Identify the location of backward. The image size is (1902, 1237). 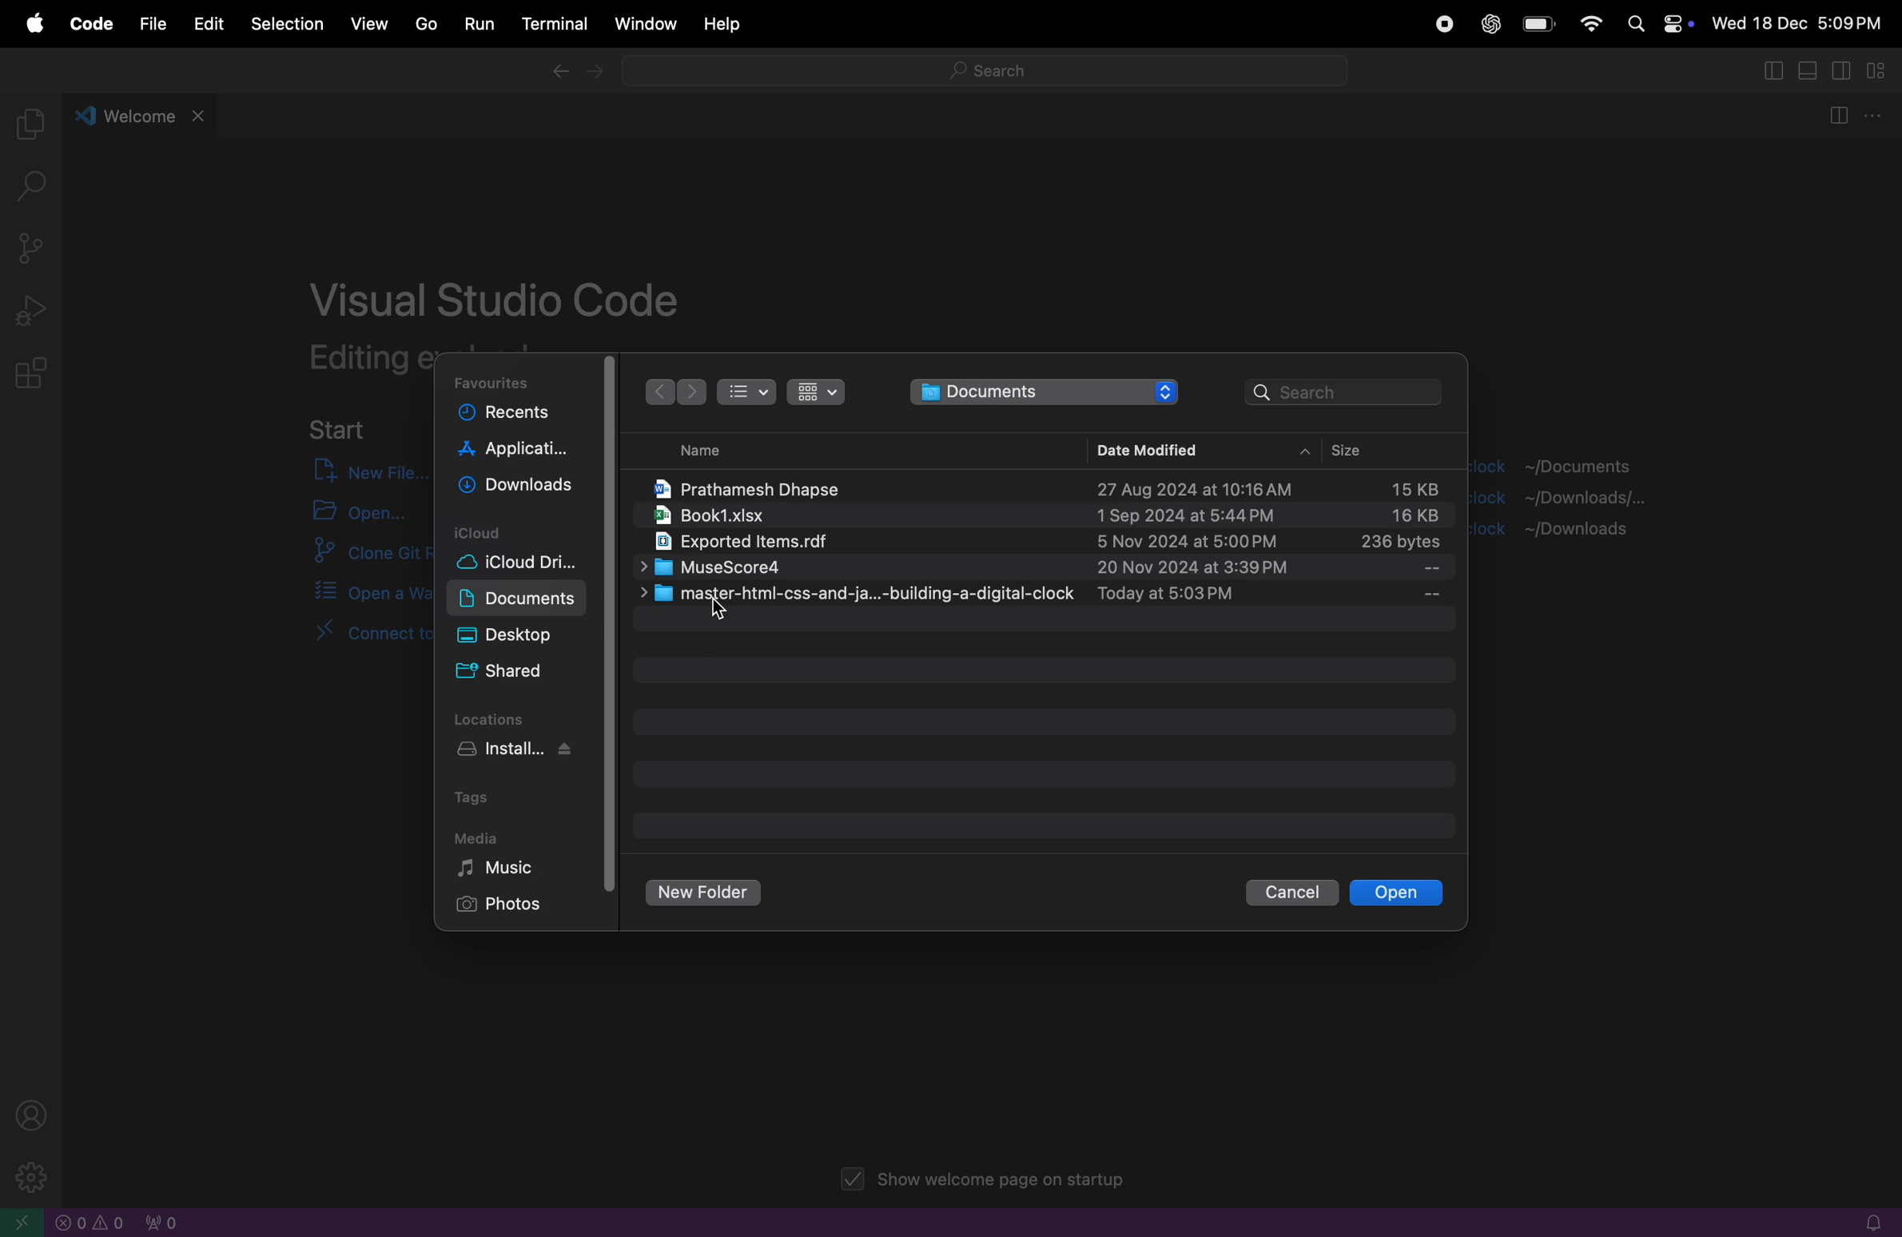
(557, 74).